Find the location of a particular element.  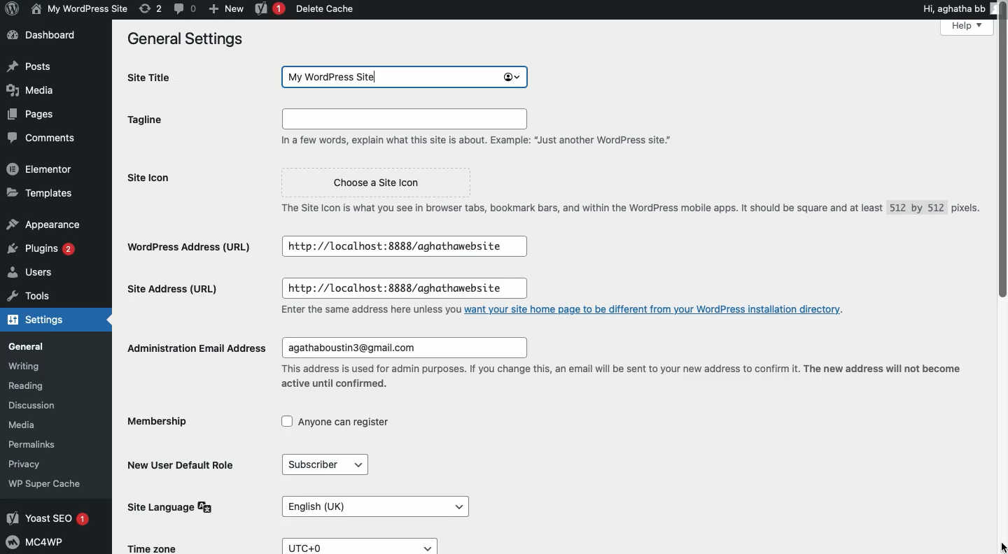

Privacy is located at coordinates (26, 465).